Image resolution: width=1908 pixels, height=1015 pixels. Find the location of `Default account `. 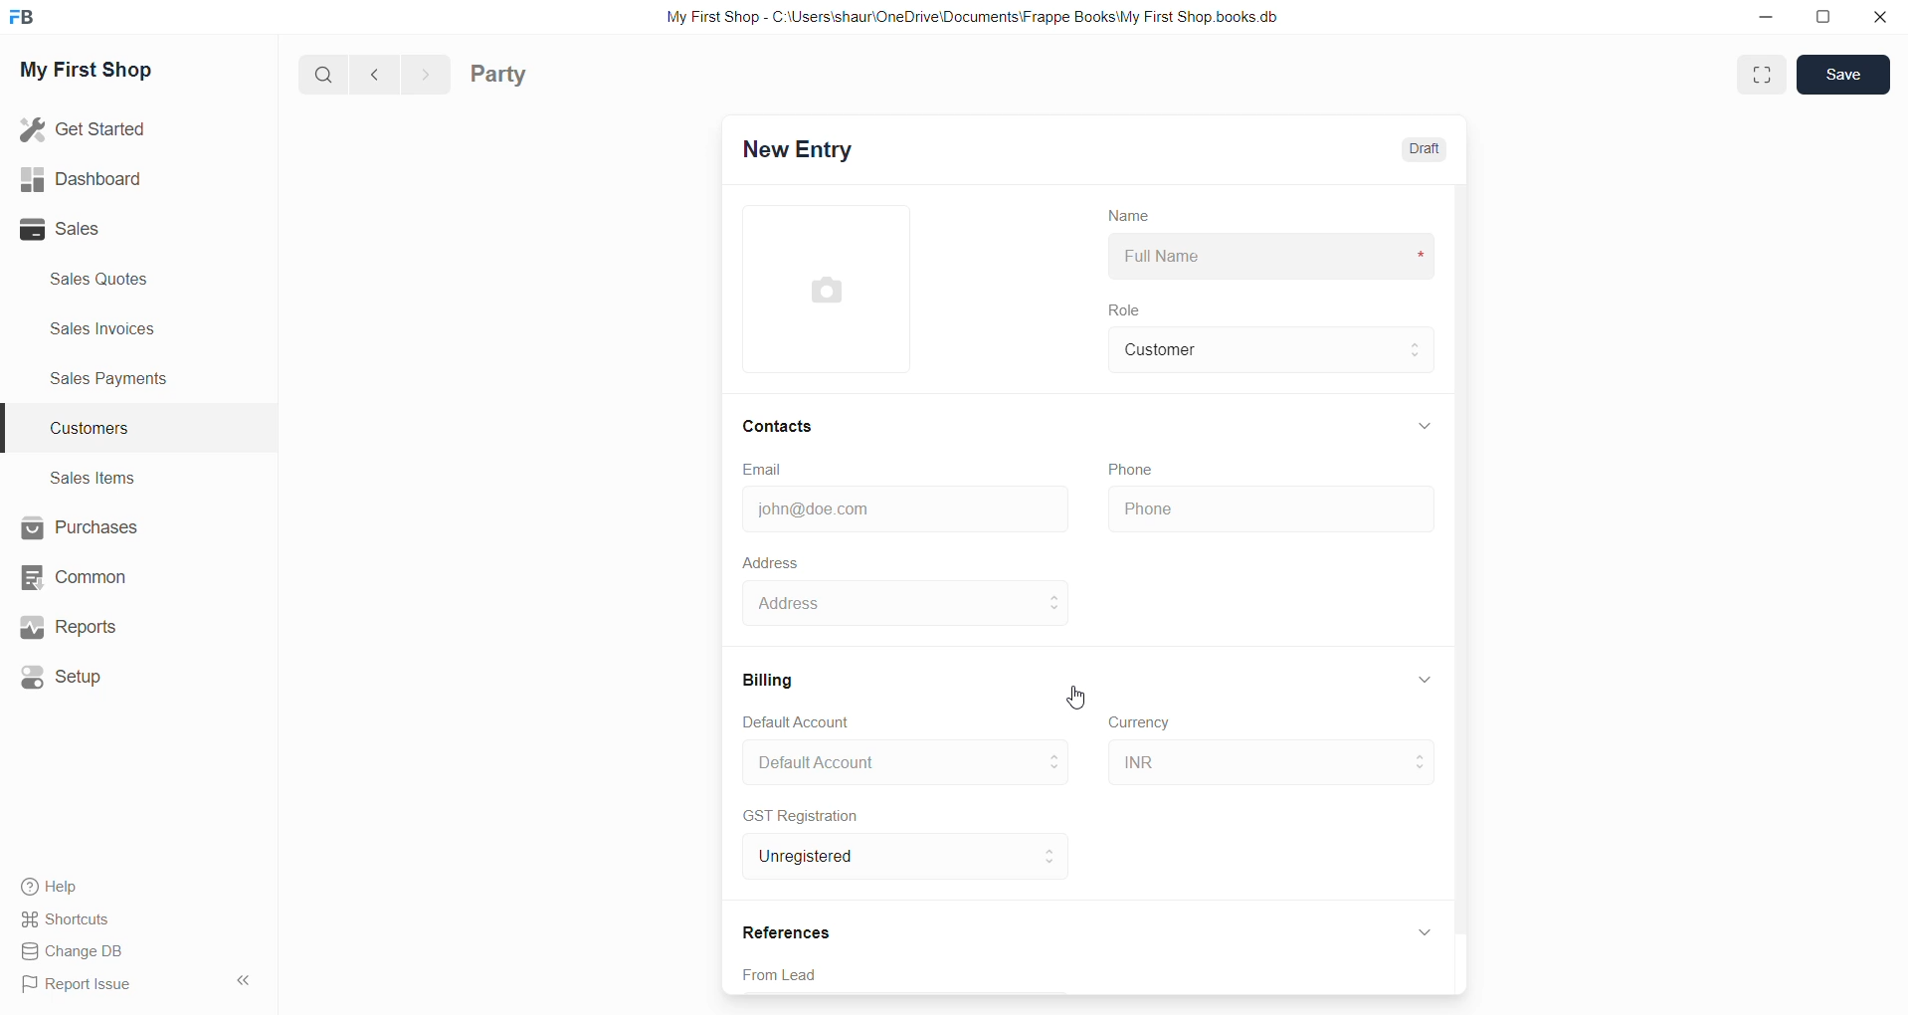

Default account  is located at coordinates (874, 760).